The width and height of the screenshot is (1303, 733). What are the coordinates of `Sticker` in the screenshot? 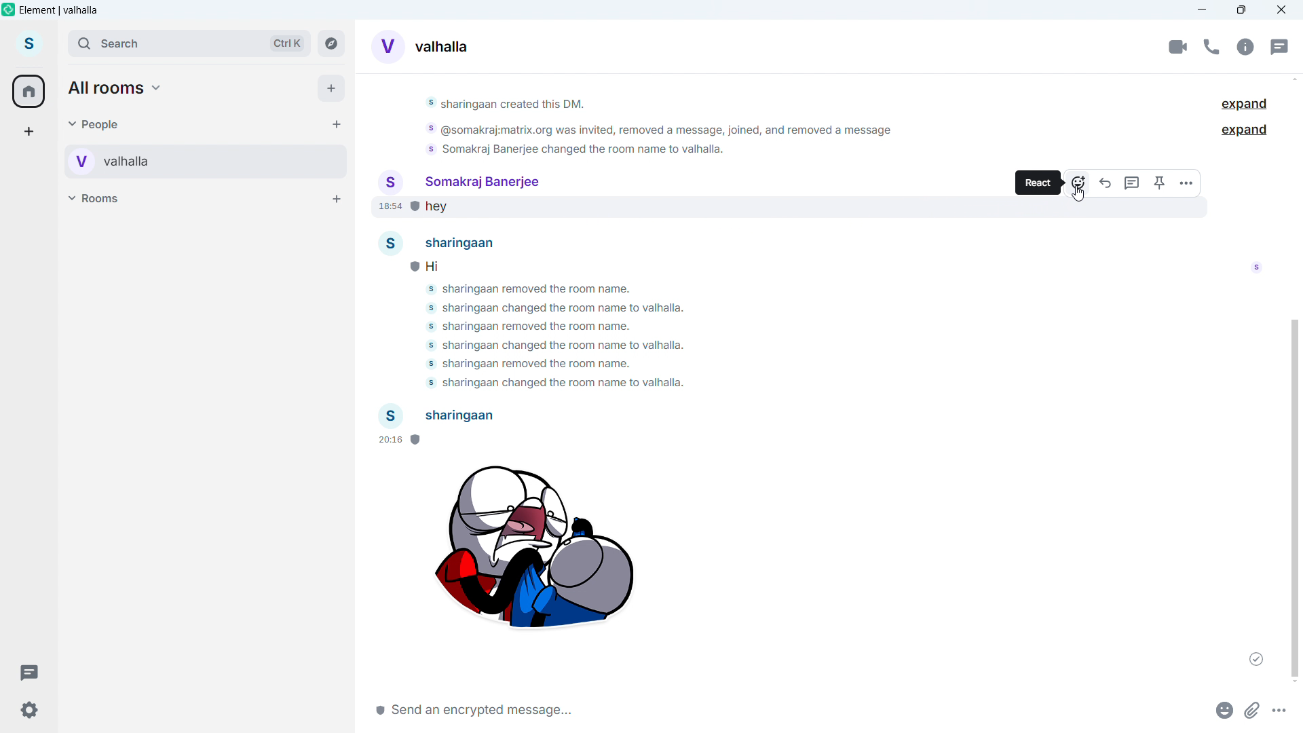 It's located at (532, 552).